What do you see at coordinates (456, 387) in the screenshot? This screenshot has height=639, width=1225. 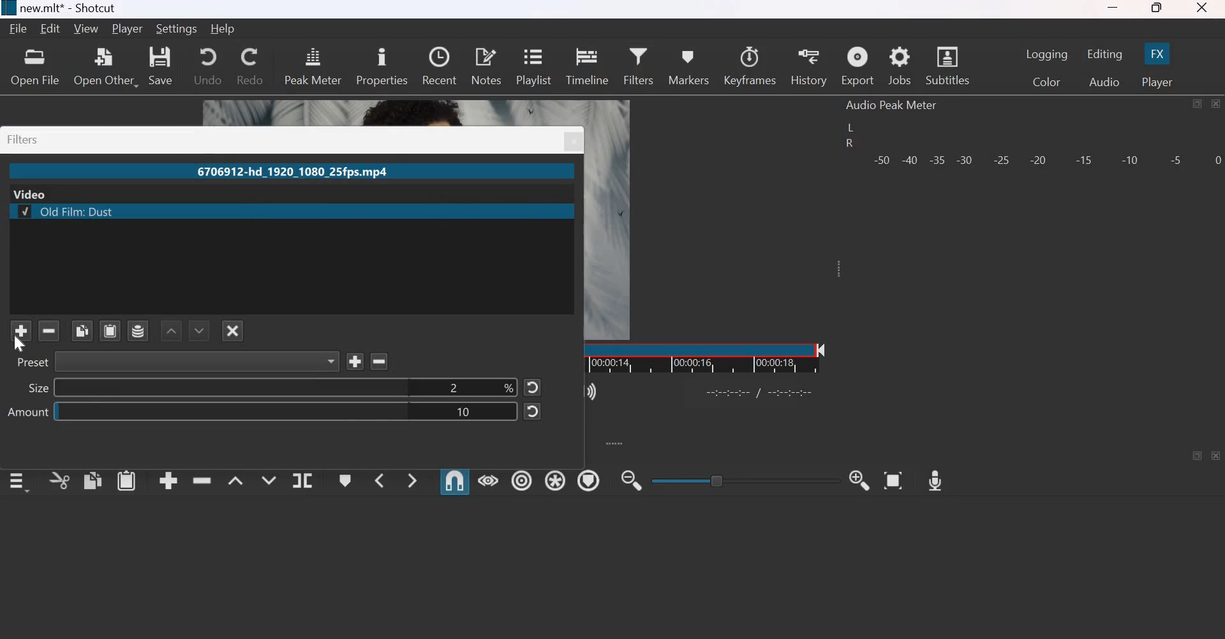 I see `2` at bounding box center [456, 387].